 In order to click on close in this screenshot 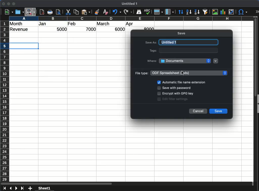, I will do `click(4, 4)`.